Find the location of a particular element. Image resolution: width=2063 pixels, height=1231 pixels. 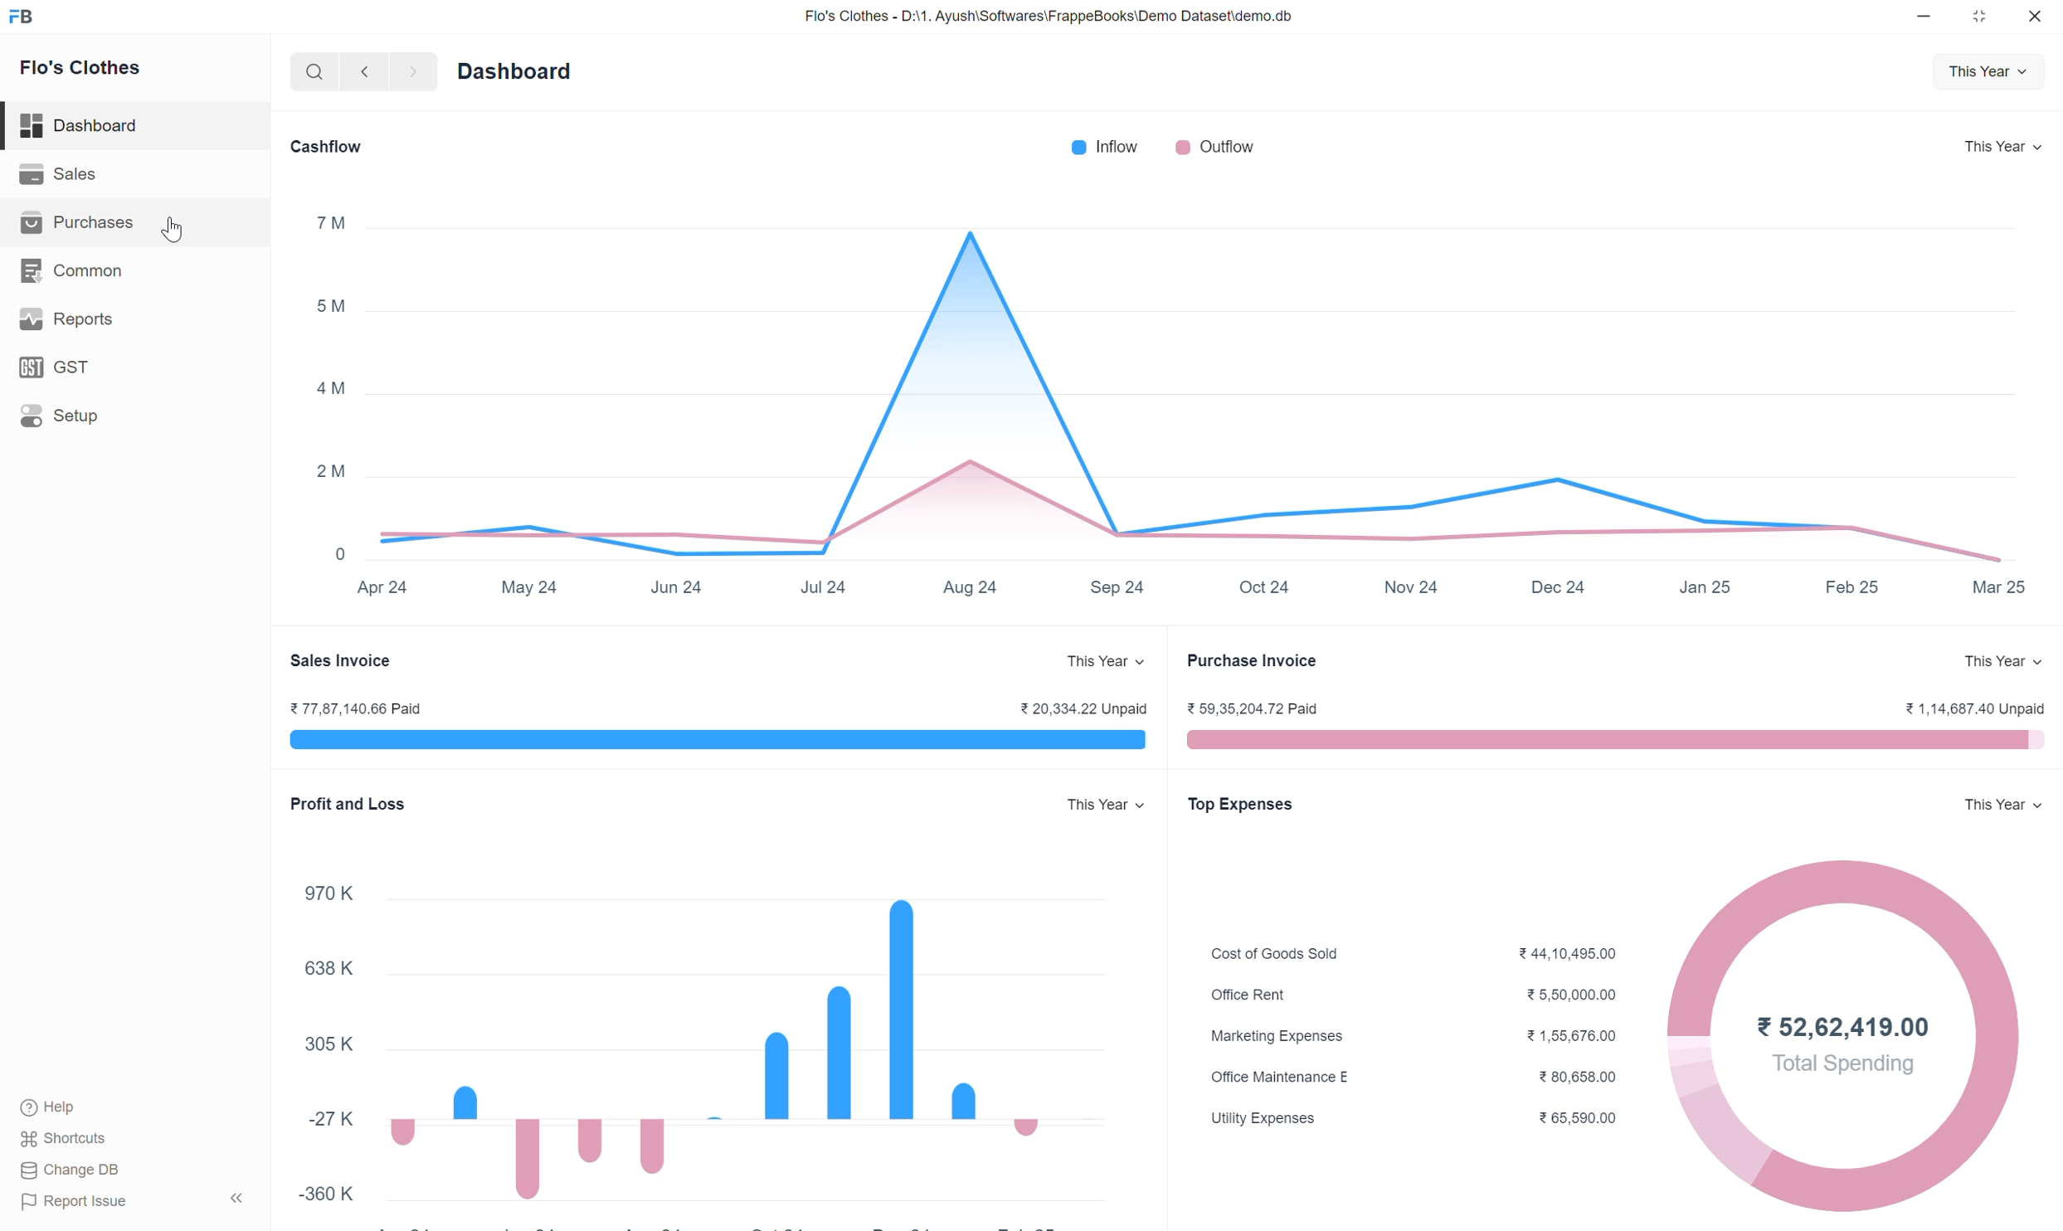

Dashboard is located at coordinates (515, 71).